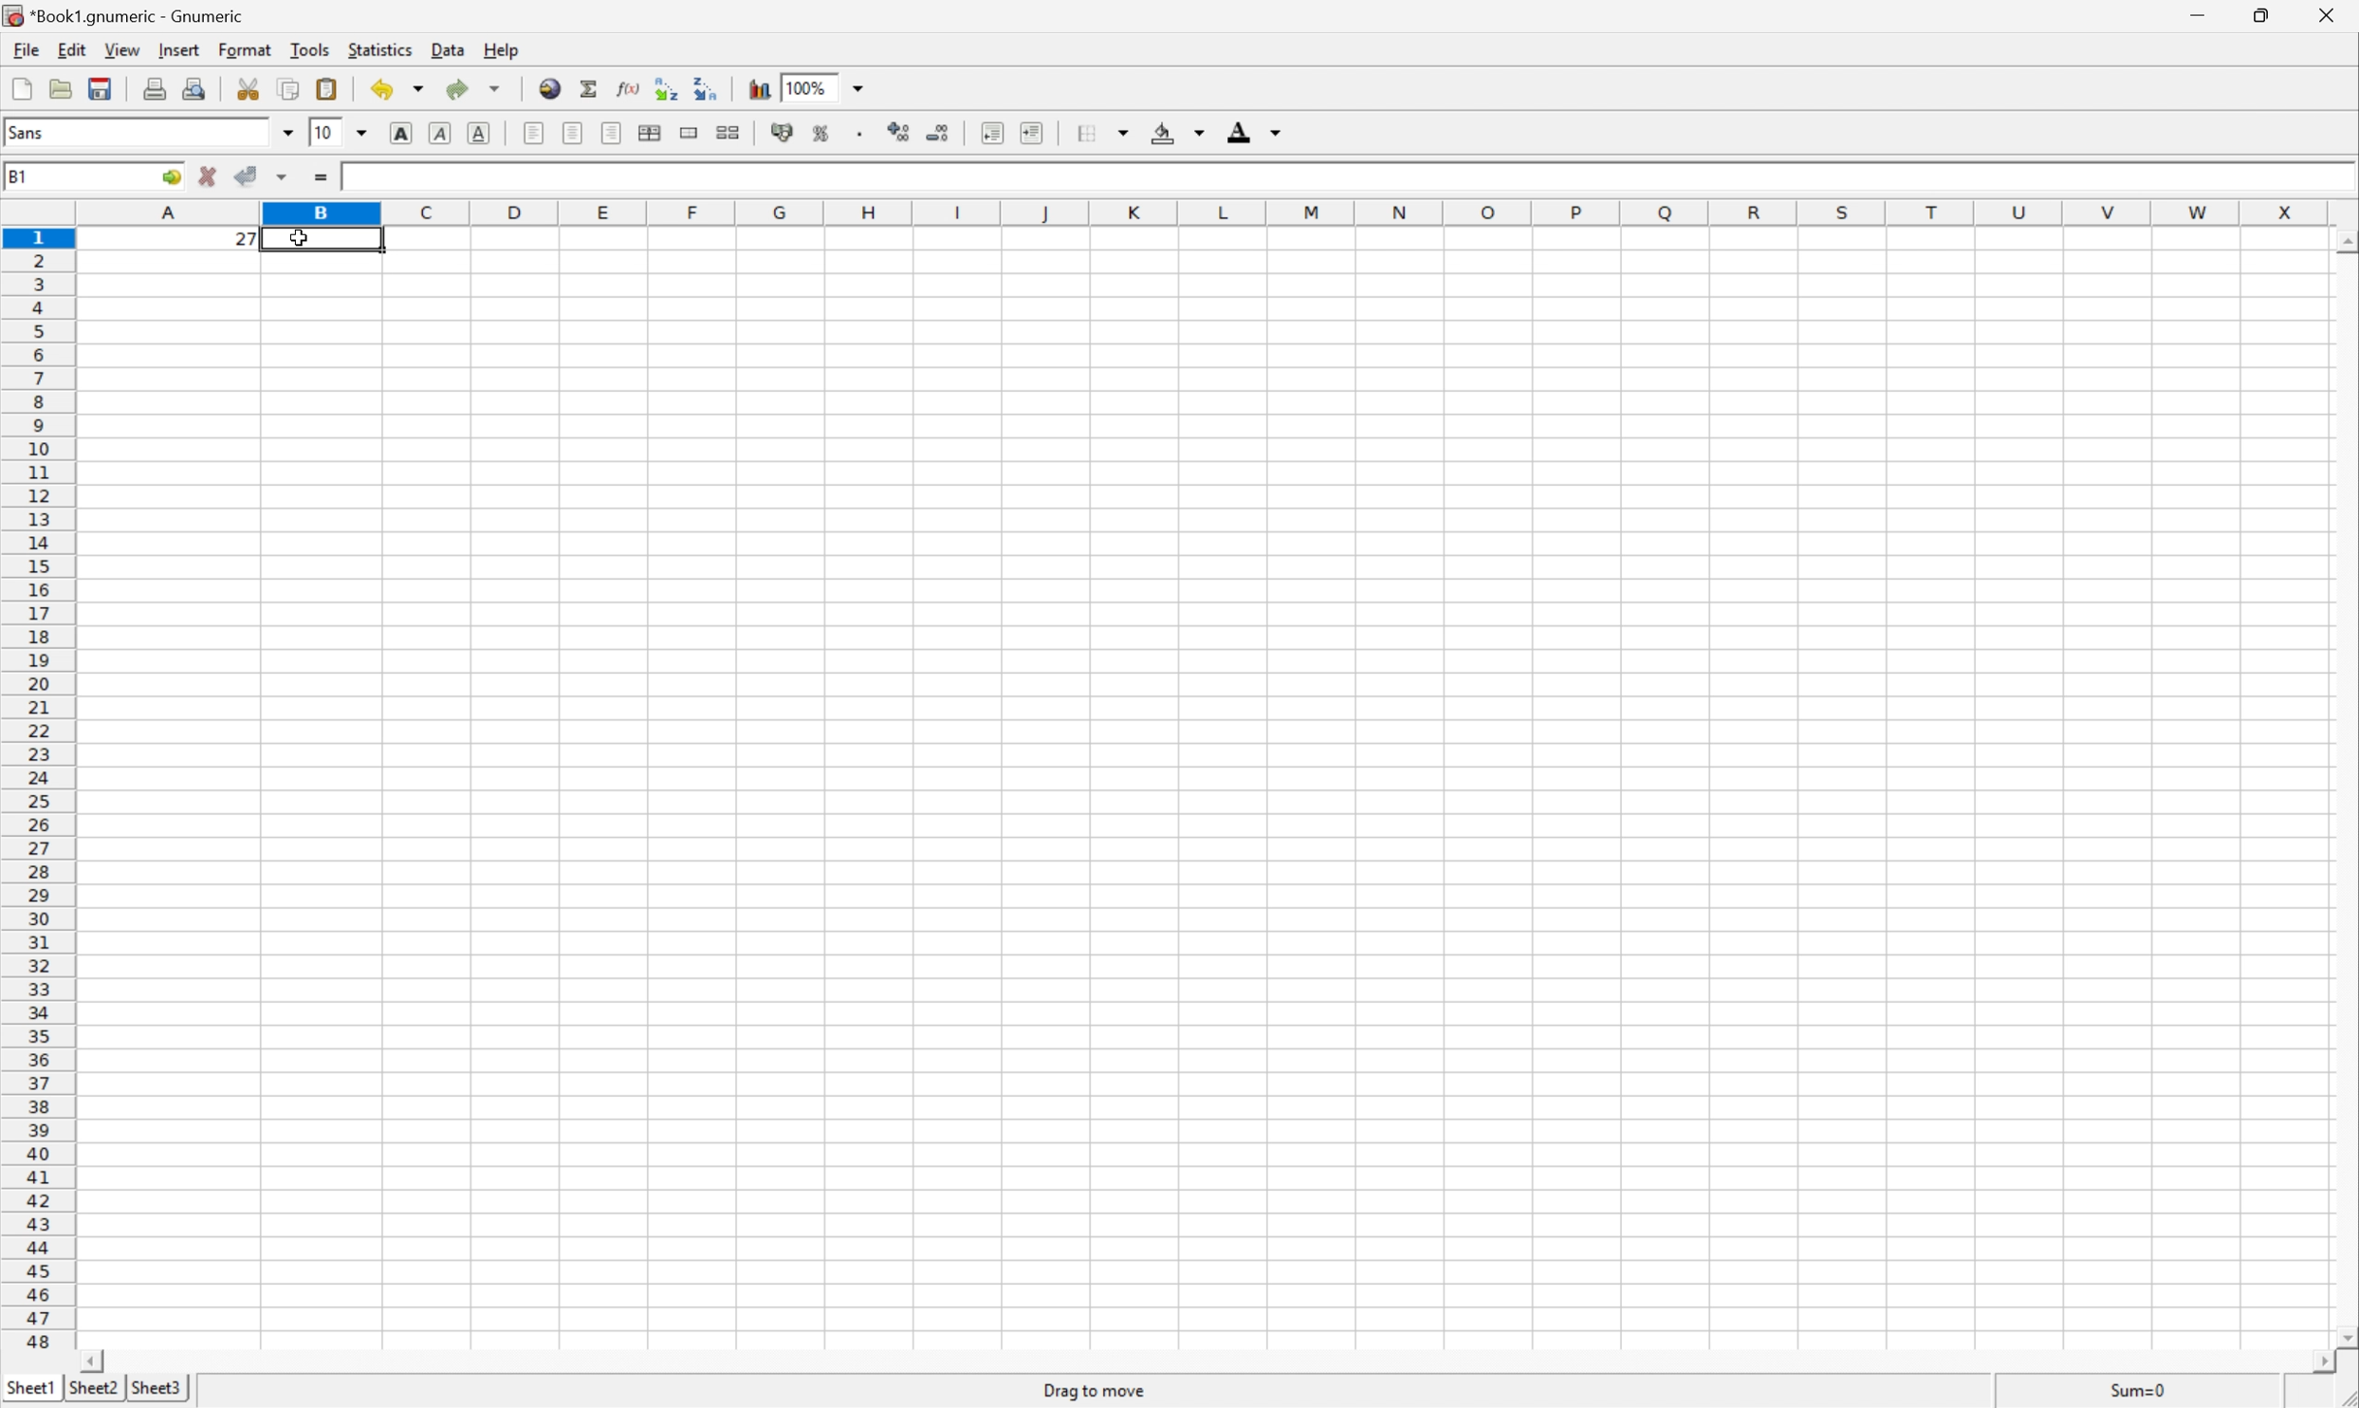 This screenshot has height=1408, width=2359. What do you see at coordinates (69, 51) in the screenshot?
I see `Edit` at bounding box center [69, 51].